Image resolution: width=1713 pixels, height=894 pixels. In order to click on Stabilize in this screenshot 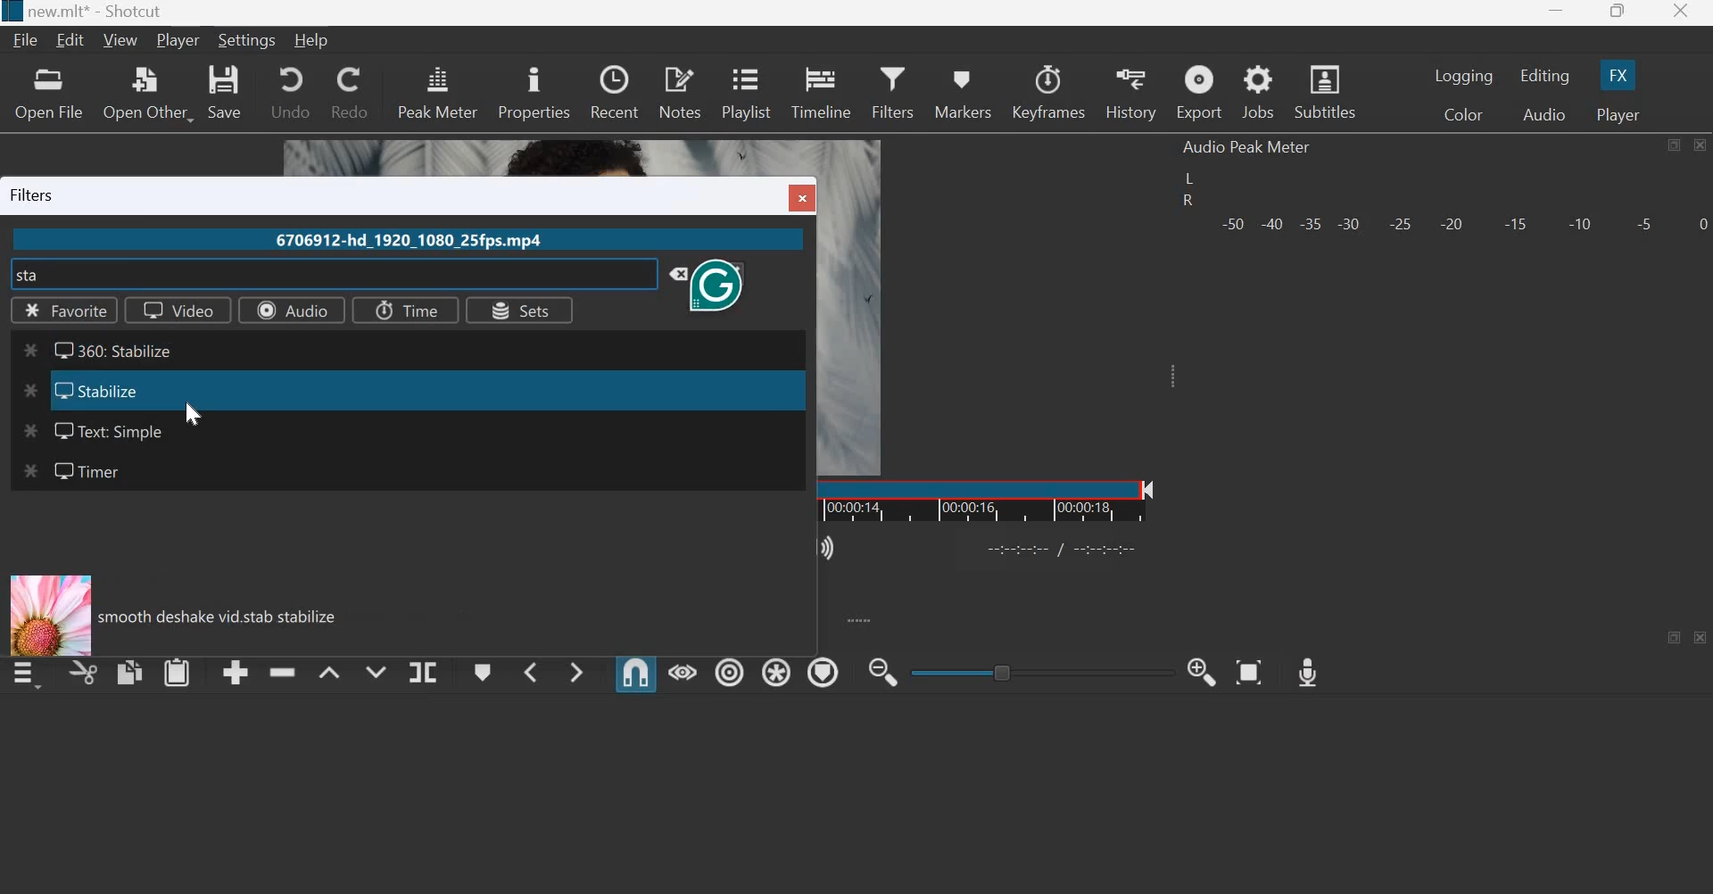, I will do `click(80, 392)`.